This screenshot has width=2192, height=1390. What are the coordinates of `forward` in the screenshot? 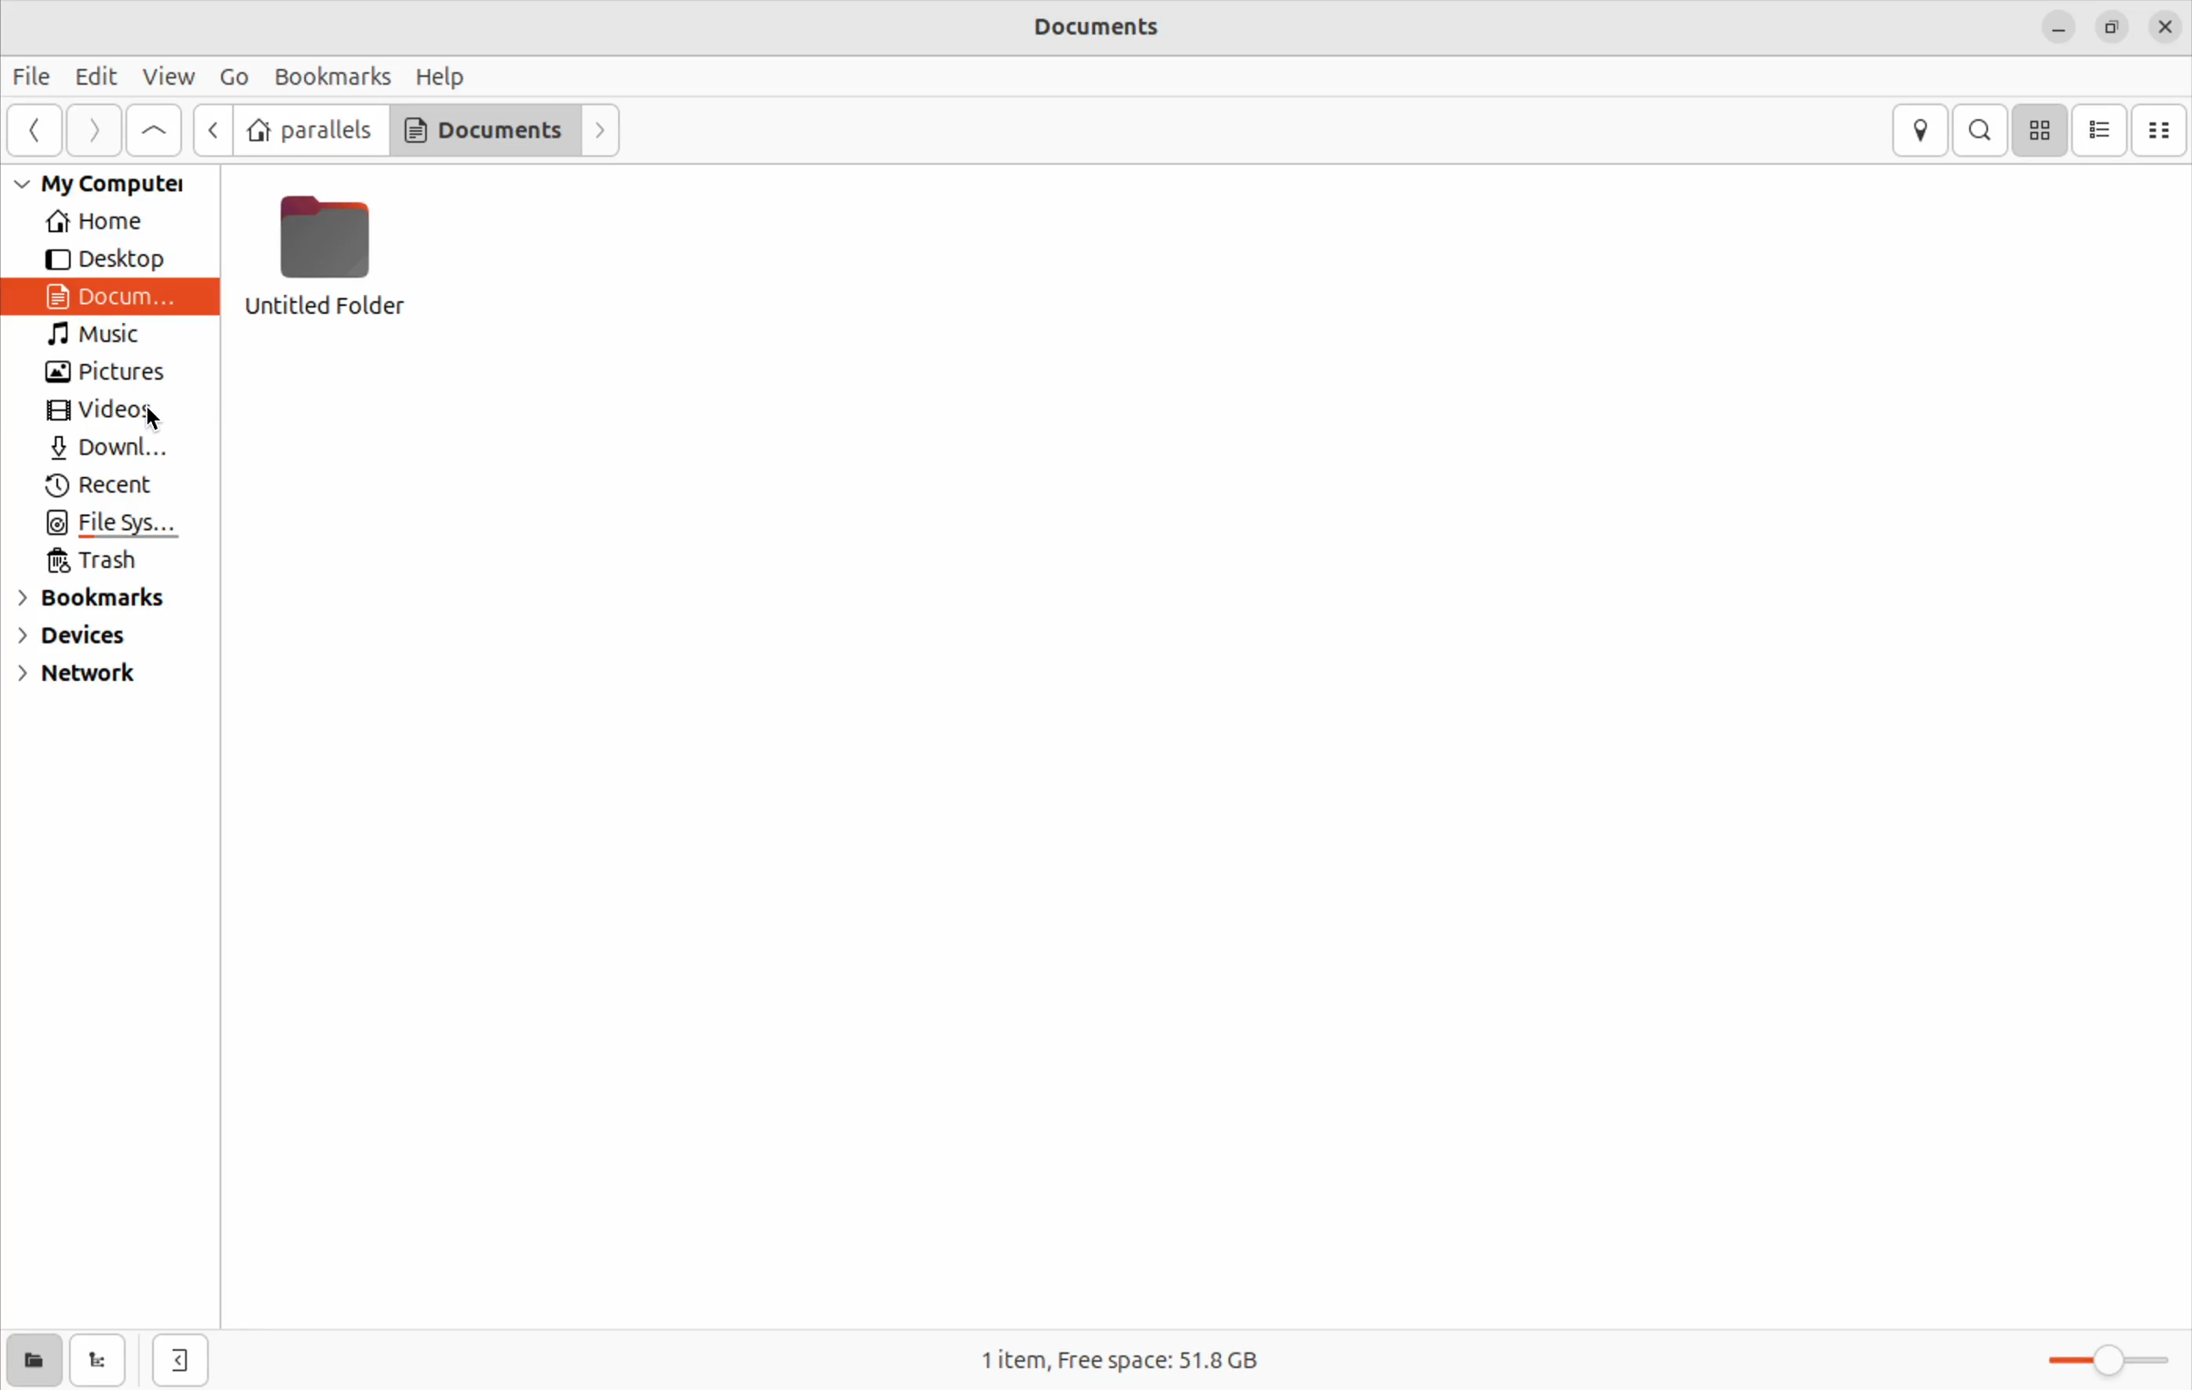 It's located at (95, 133).